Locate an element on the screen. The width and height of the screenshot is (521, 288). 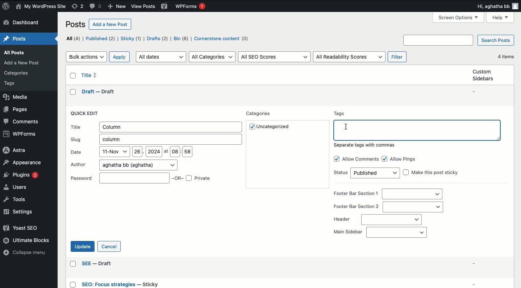
Ultimate blocks is located at coordinates (26, 242).